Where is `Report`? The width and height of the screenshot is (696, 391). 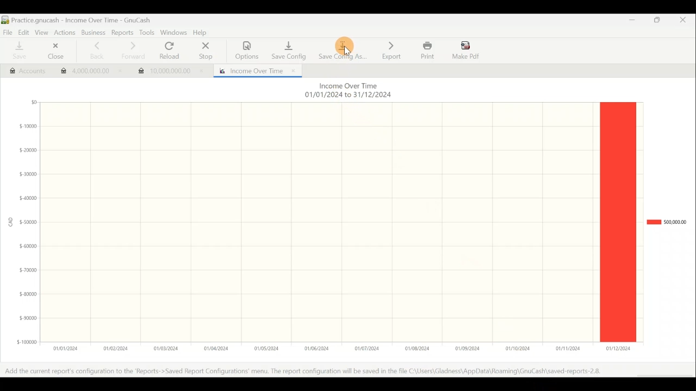 Report is located at coordinates (255, 70).